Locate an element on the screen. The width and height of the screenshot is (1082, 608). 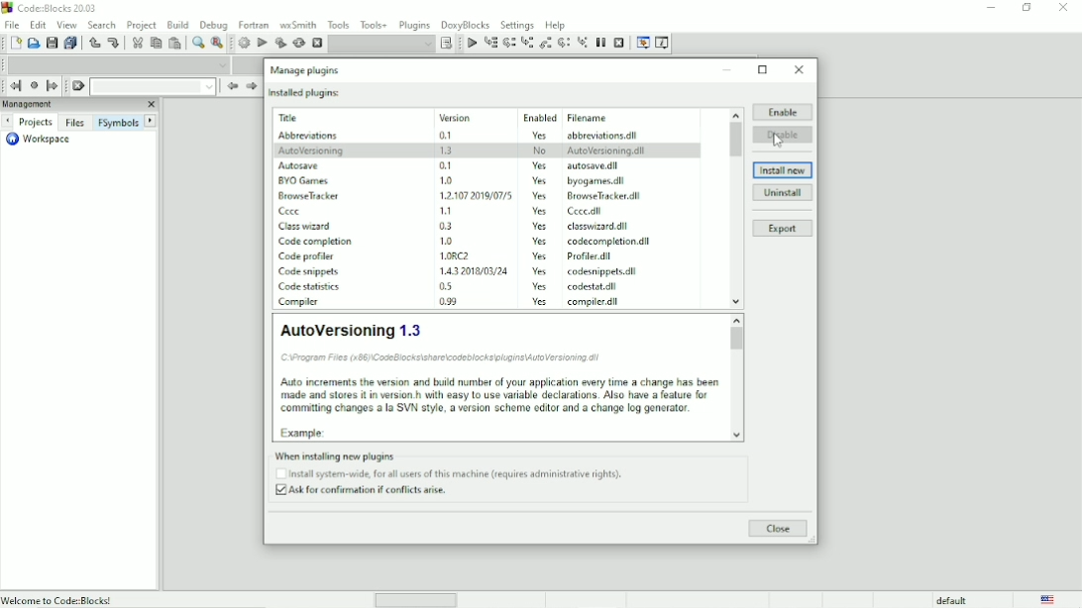
Prev is located at coordinates (231, 87).